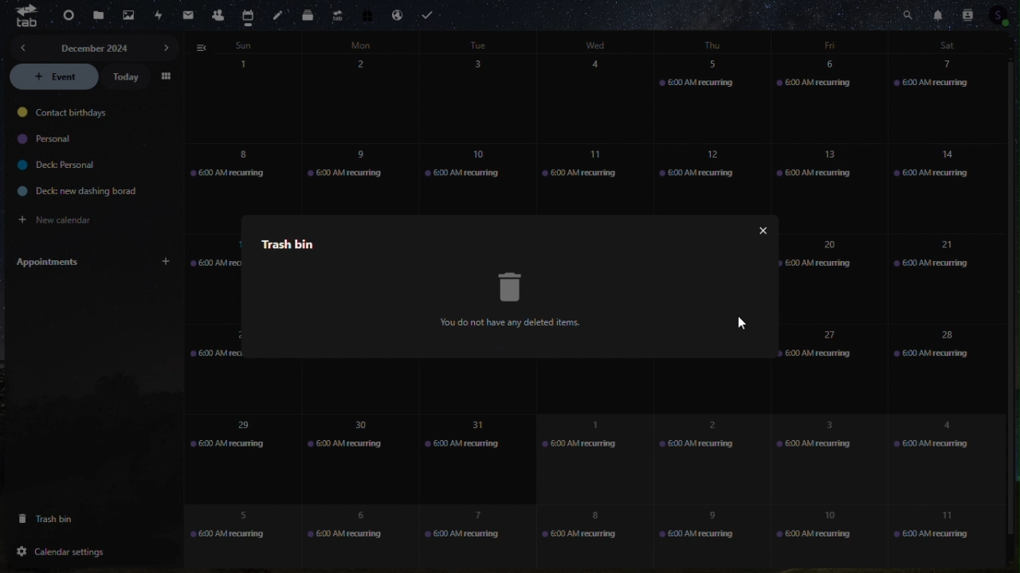 This screenshot has height=573, width=1020. What do you see at coordinates (589, 169) in the screenshot?
I see `11` at bounding box center [589, 169].